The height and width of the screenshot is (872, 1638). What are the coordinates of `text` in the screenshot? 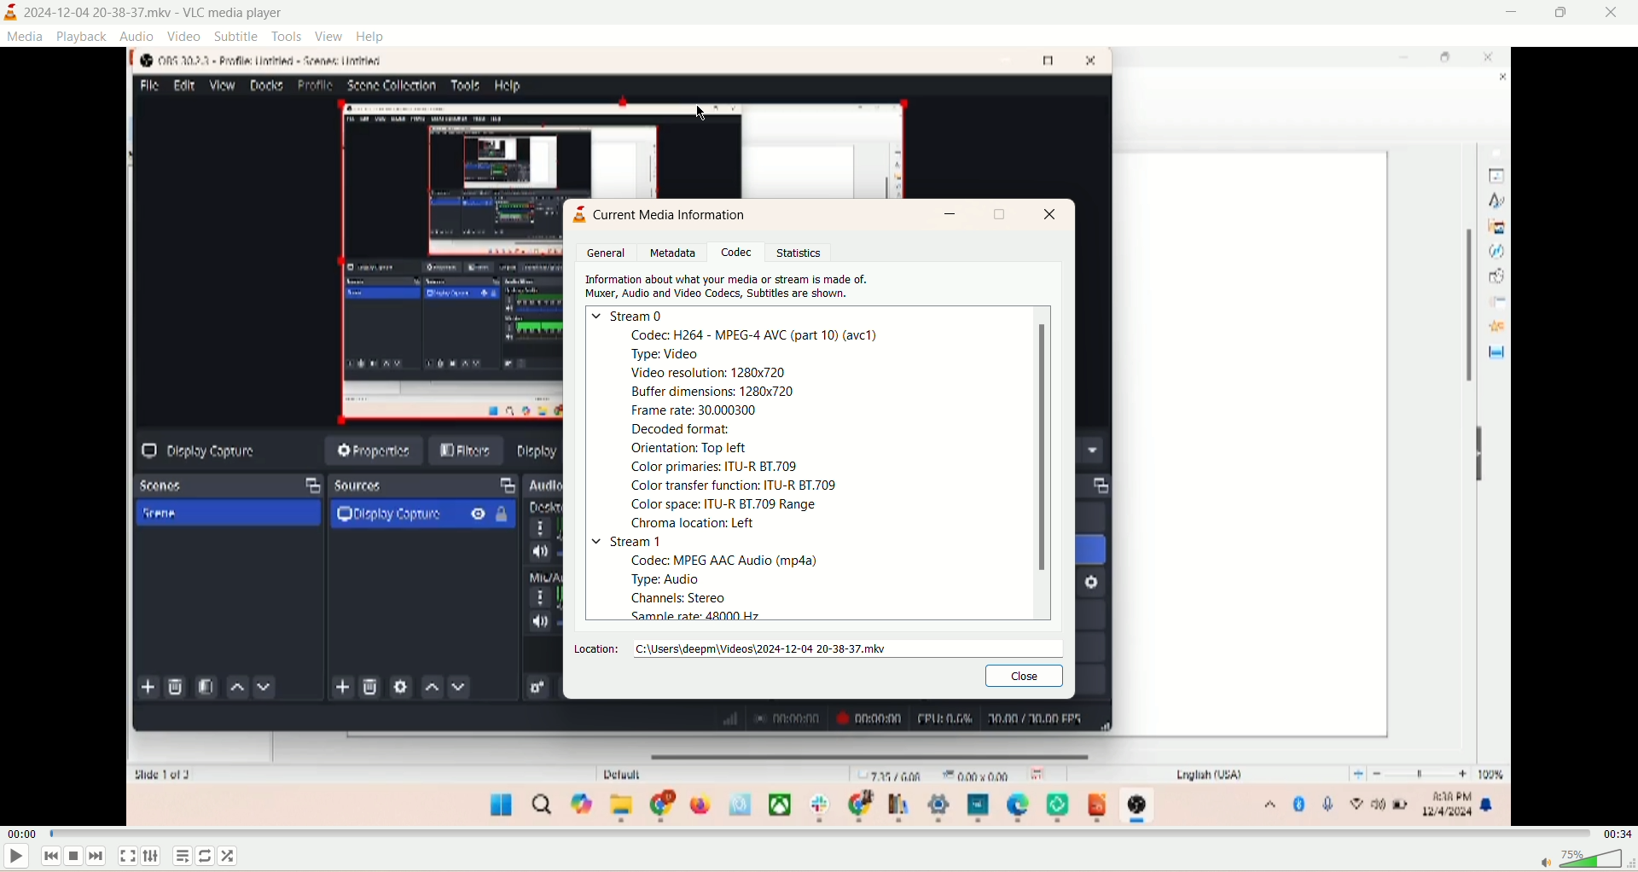 It's located at (675, 213).